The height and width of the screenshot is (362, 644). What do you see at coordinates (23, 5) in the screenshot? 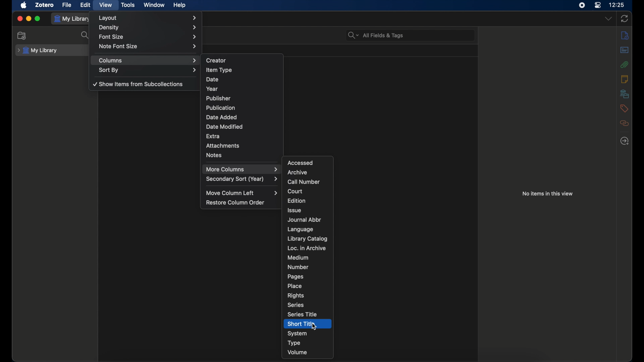
I see `apple` at bounding box center [23, 5].